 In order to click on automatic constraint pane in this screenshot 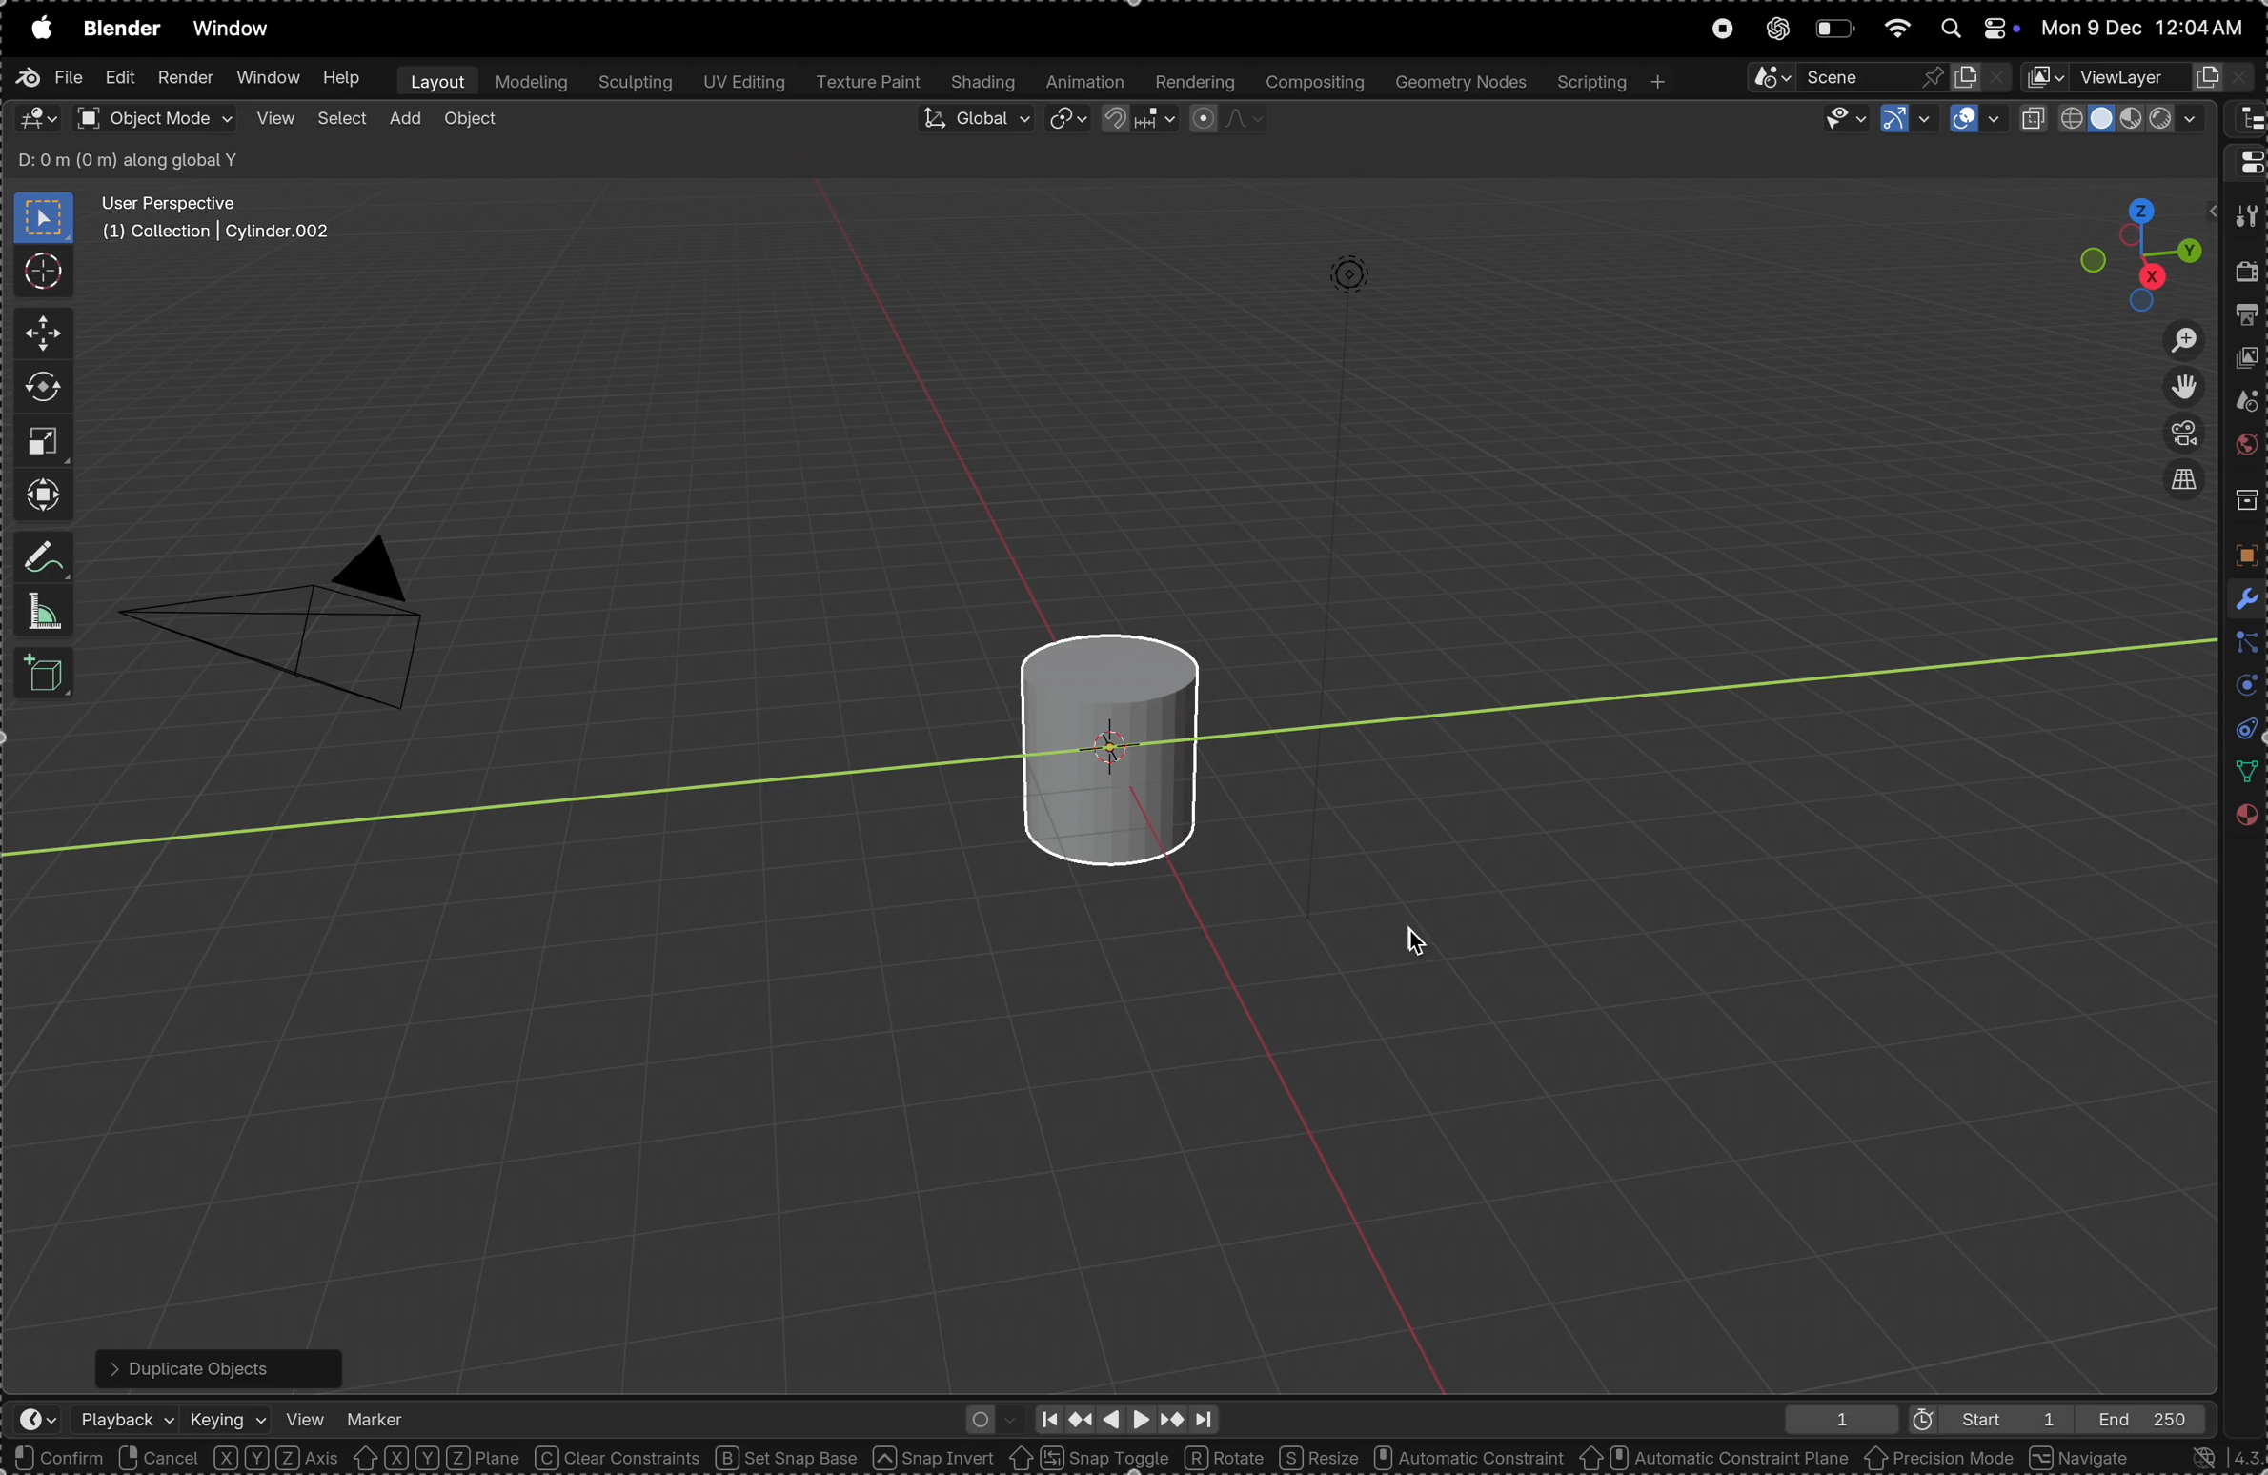, I will do `click(1713, 1459)`.